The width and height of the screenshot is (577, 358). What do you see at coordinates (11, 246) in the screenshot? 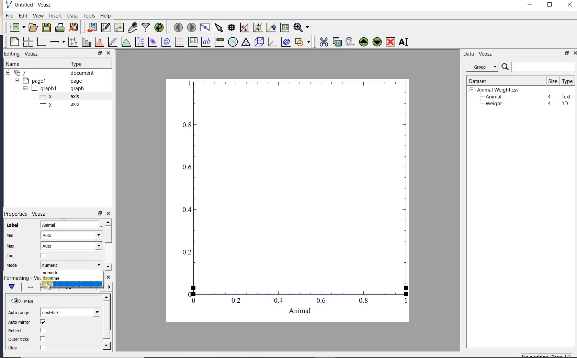
I see `Max` at bounding box center [11, 246].